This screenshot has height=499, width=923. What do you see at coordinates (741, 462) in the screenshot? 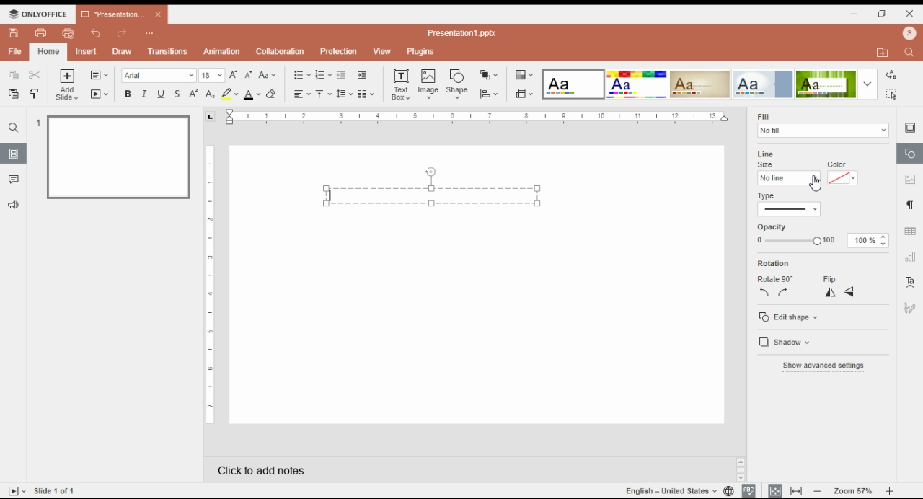
I see `scroll up` at bounding box center [741, 462].